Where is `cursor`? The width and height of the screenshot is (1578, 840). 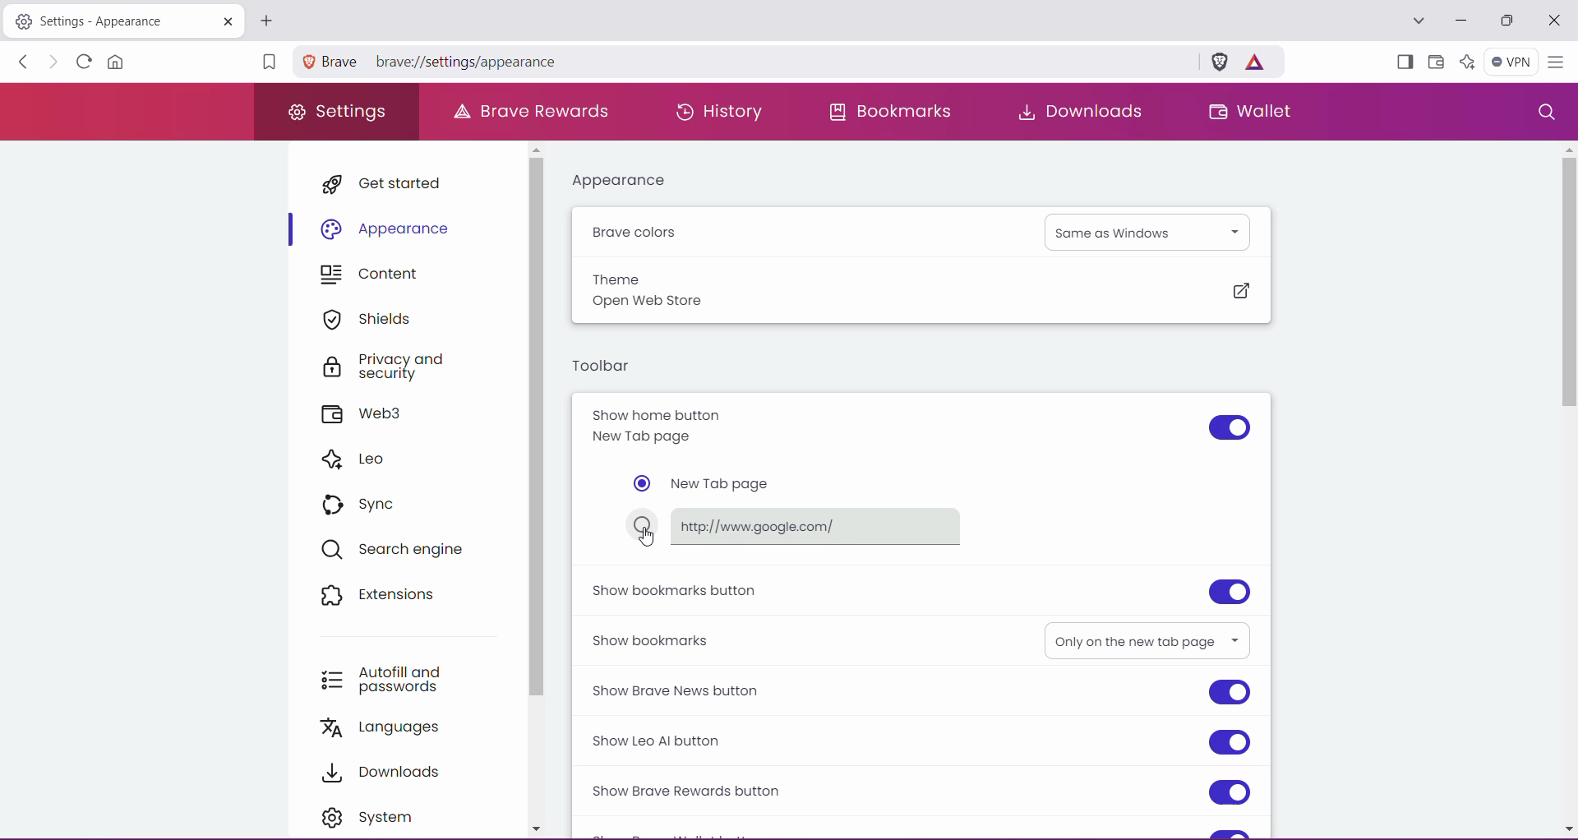
cursor is located at coordinates (648, 540).